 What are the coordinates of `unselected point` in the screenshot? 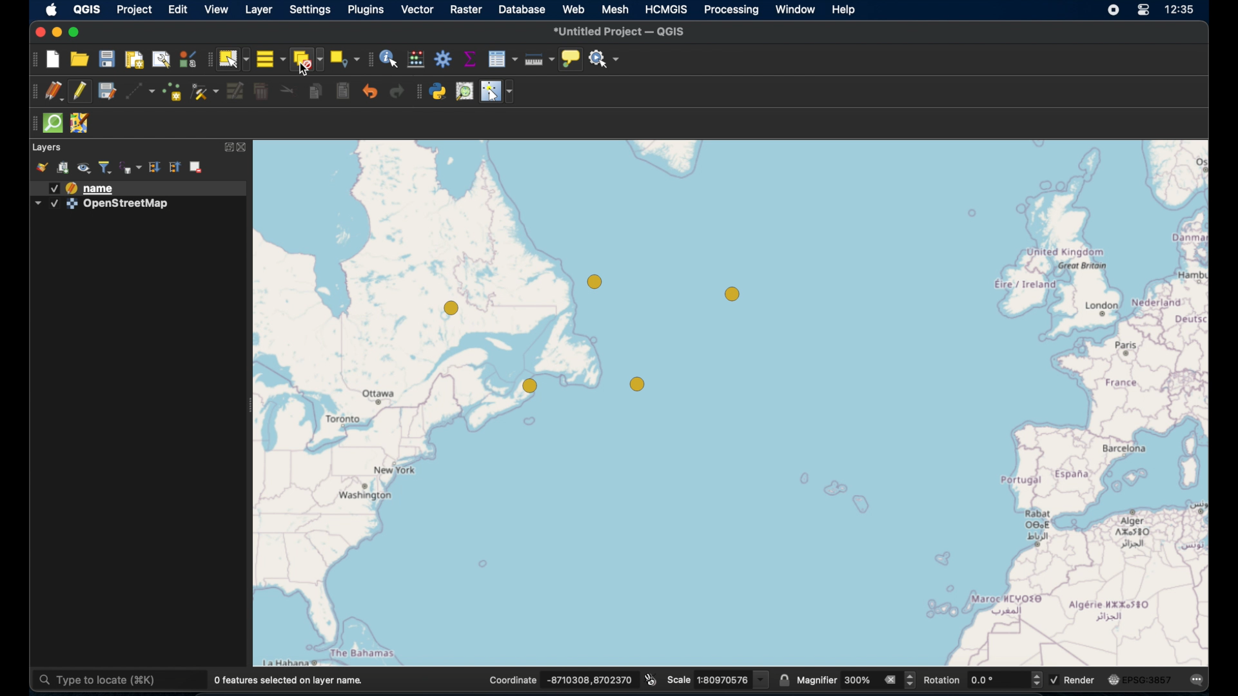 It's located at (530, 387).